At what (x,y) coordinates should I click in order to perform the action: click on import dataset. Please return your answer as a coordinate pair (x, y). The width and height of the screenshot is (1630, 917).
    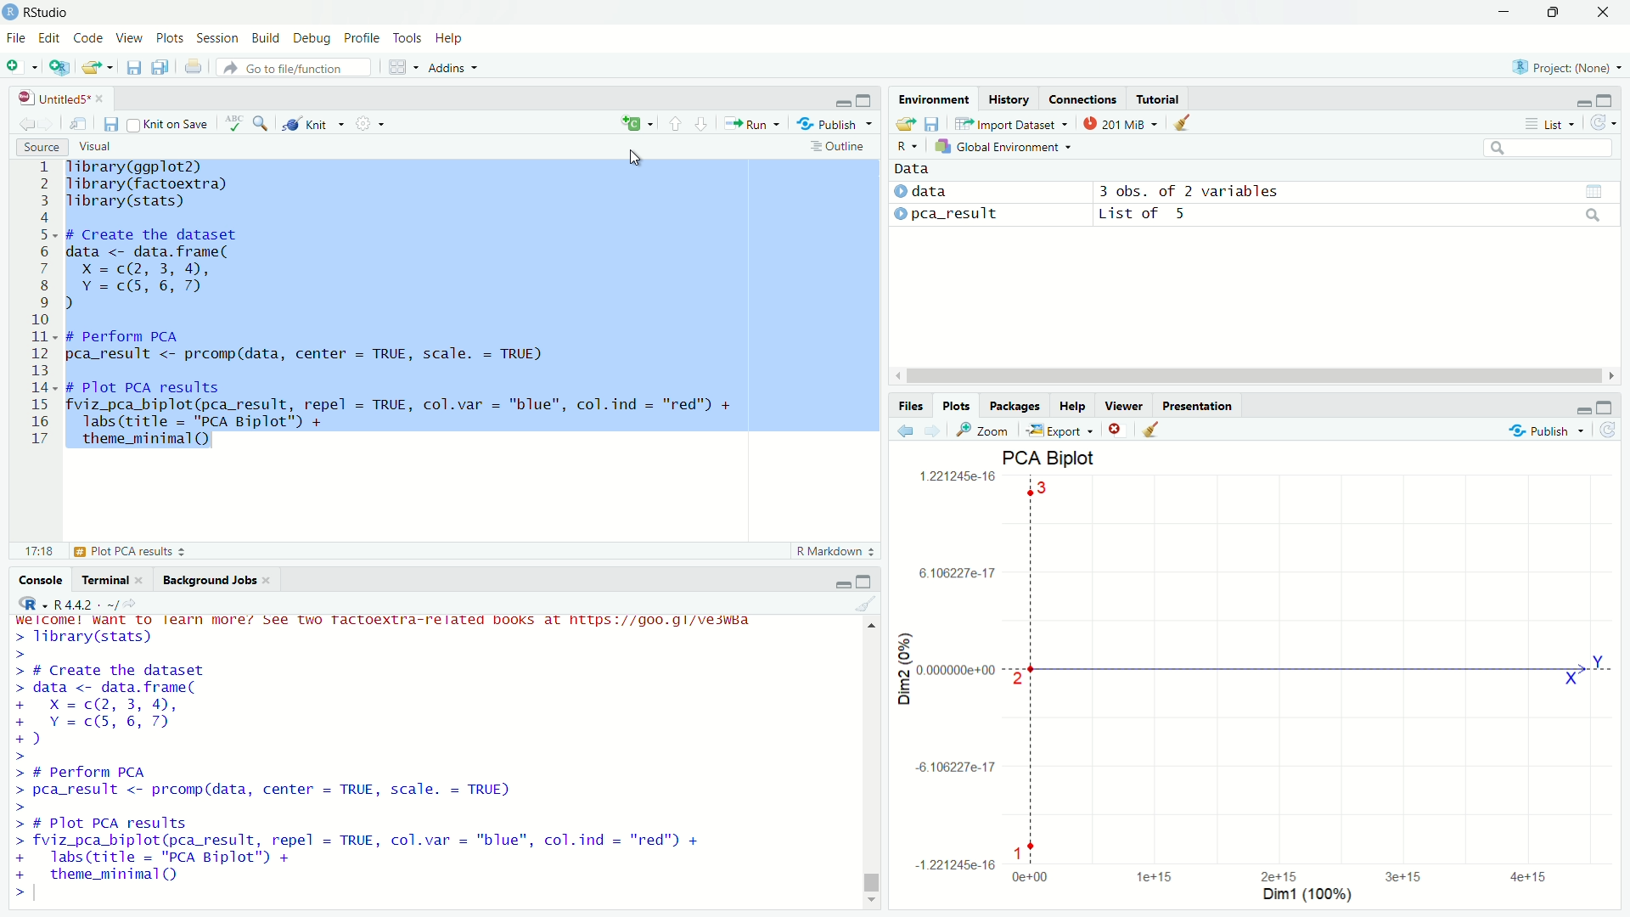
    Looking at the image, I should click on (1010, 123).